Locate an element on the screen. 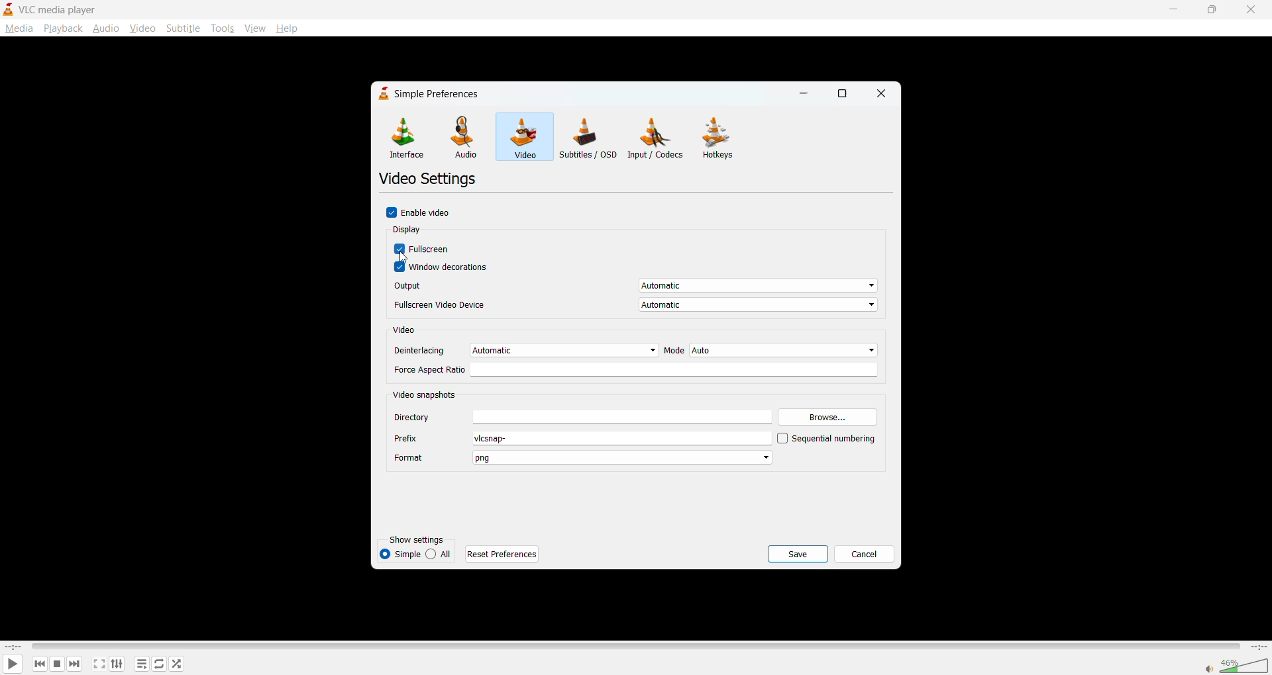  force aspect ratio is located at coordinates (637, 370).